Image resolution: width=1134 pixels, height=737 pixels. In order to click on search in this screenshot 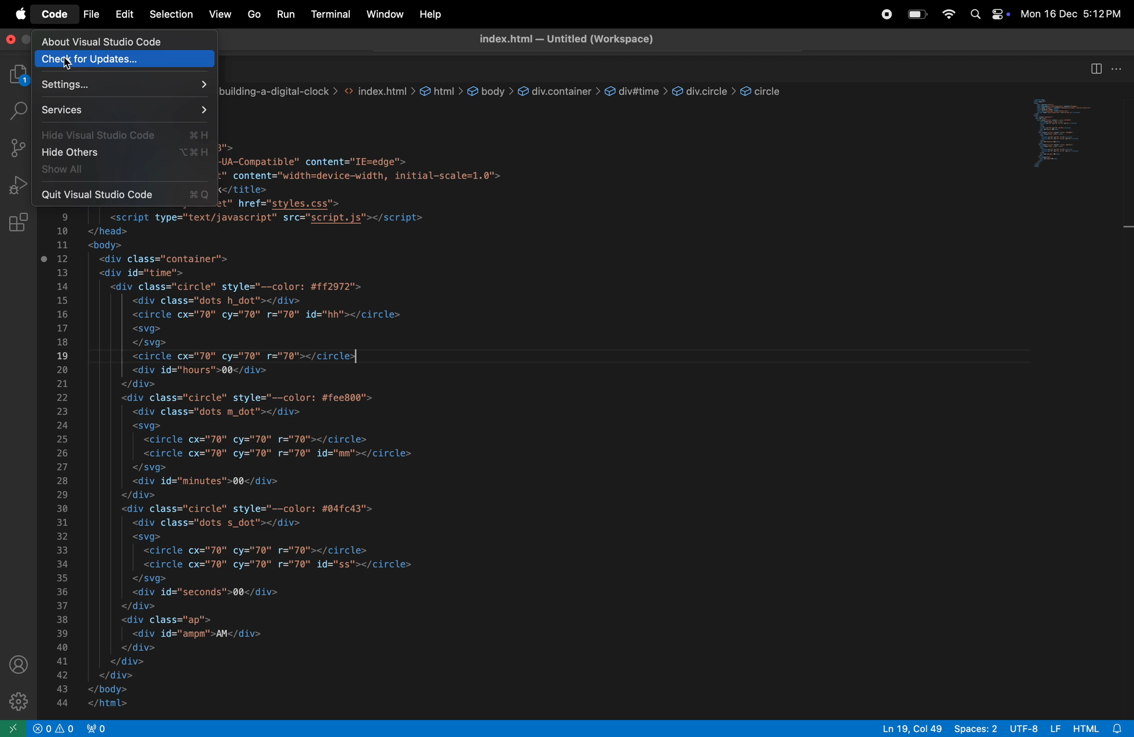, I will do `click(16, 111)`.